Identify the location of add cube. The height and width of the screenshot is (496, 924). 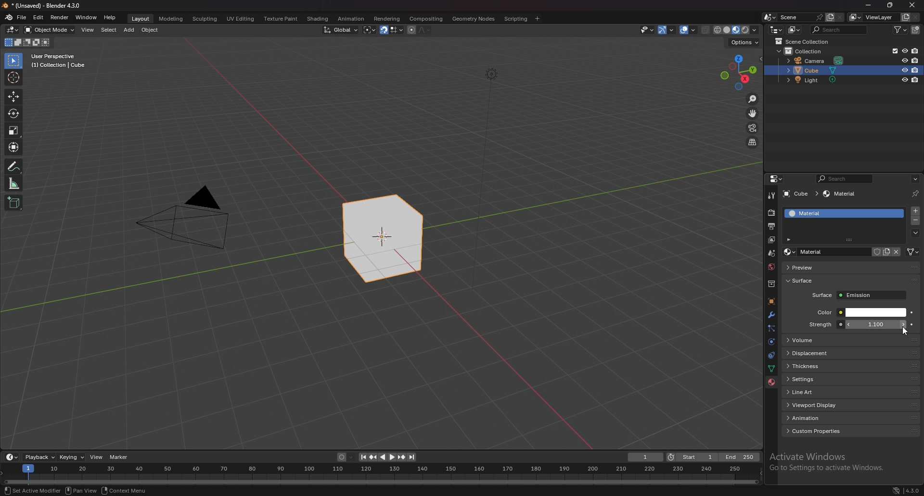
(13, 203).